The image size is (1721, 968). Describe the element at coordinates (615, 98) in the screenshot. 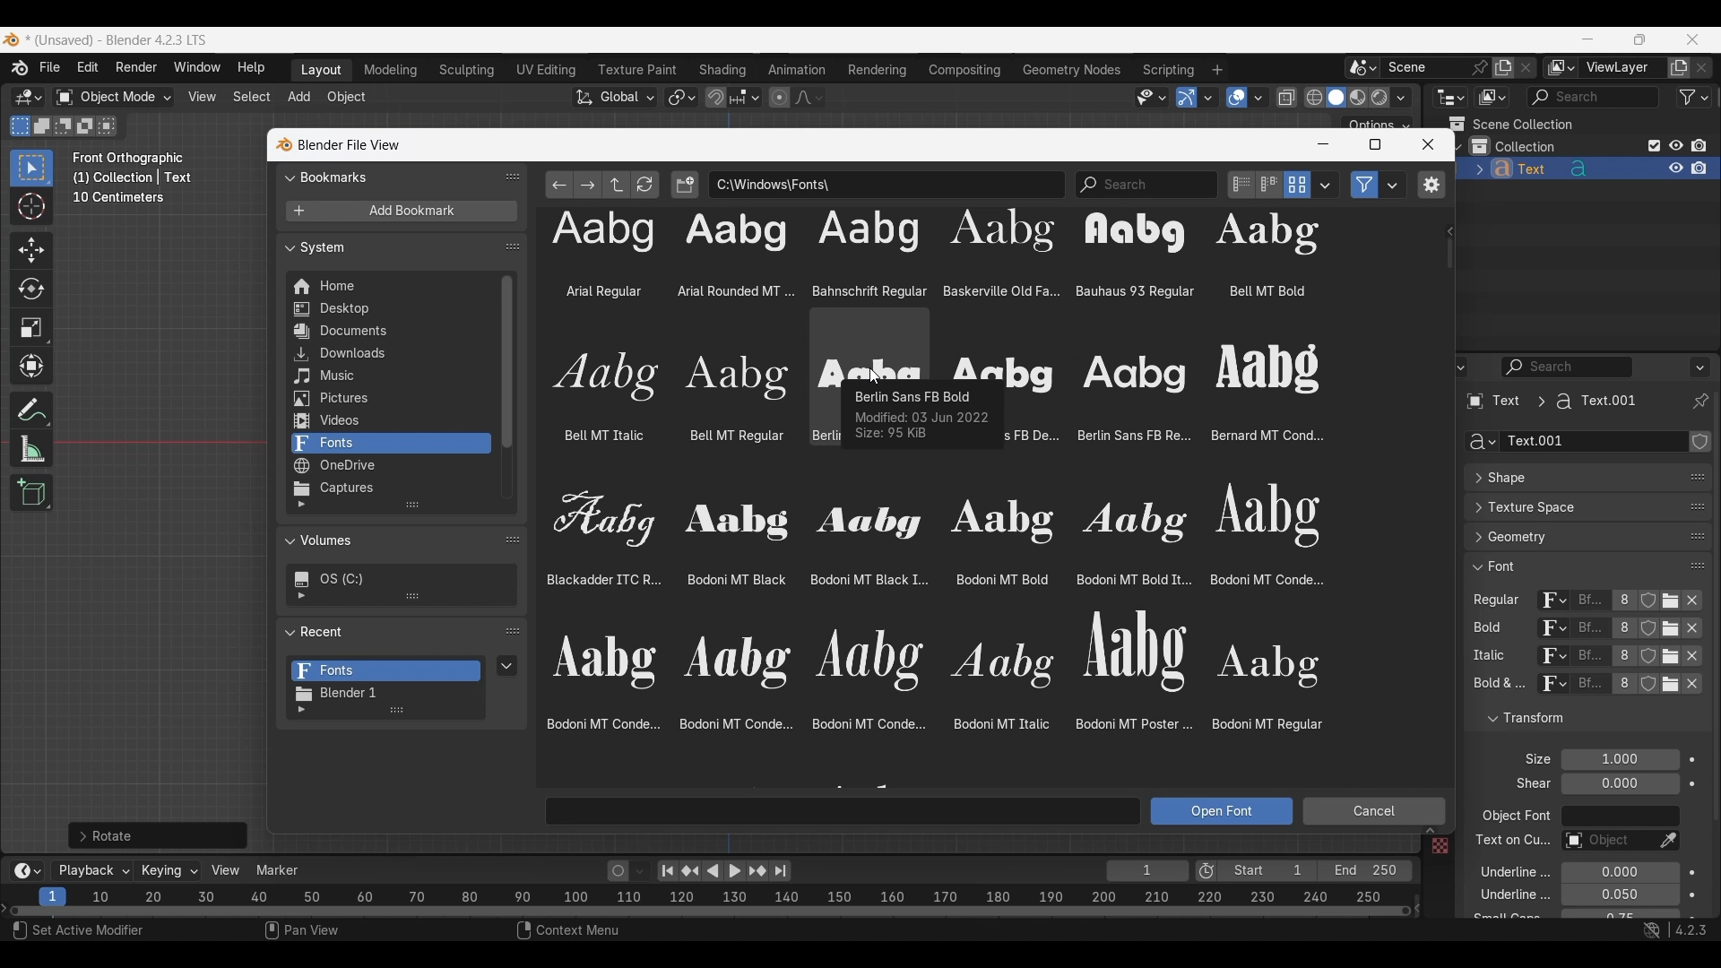

I see `Transformation orientation, global` at that location.